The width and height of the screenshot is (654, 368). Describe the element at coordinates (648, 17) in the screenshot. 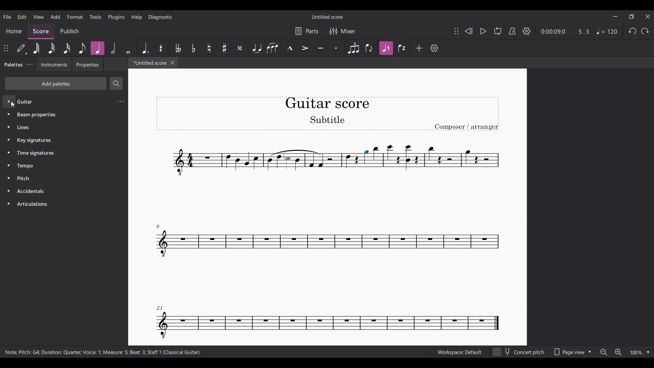

I see `Close interface` at that location.